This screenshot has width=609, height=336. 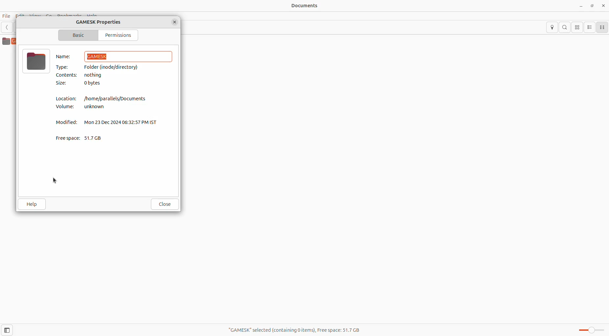 What do you see at coordinates (68, 75) in the screenshot?
I see `Contents:` at bounding box center [68, 75].